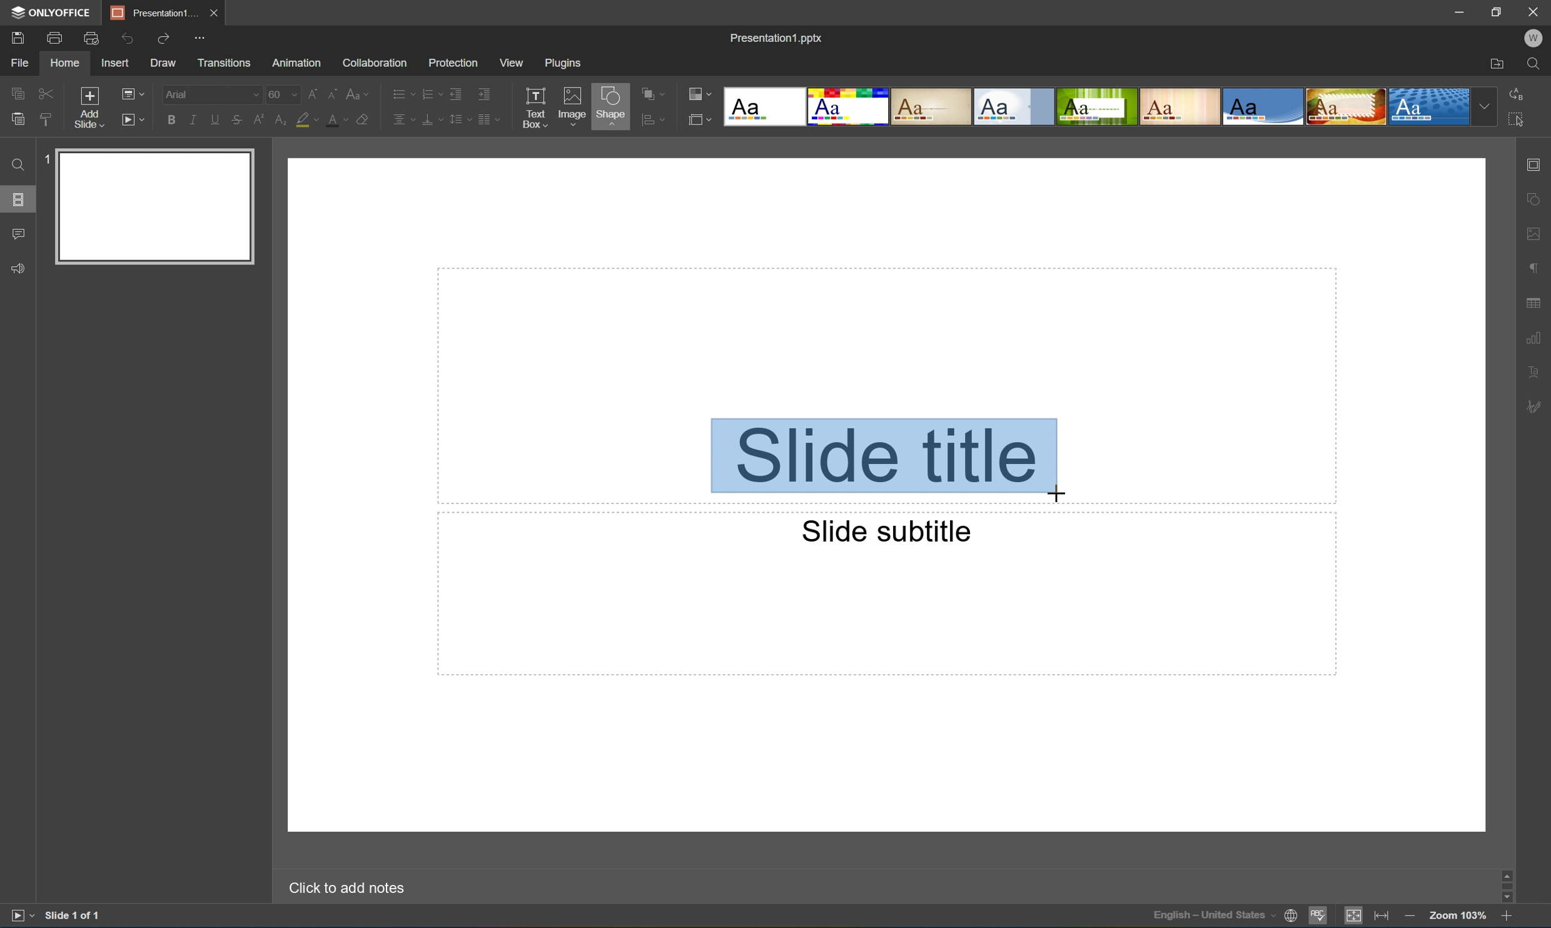 The image size is (1551, 928). Describe the element at coordinates (46, 118) in the screenshot. I see `Copy style` at that location.